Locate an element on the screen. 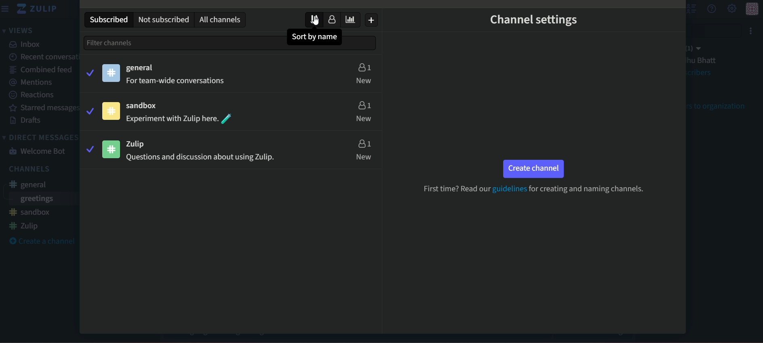 This screenshot has width=763, height=343. zulip is located at coordinates (136, 144).